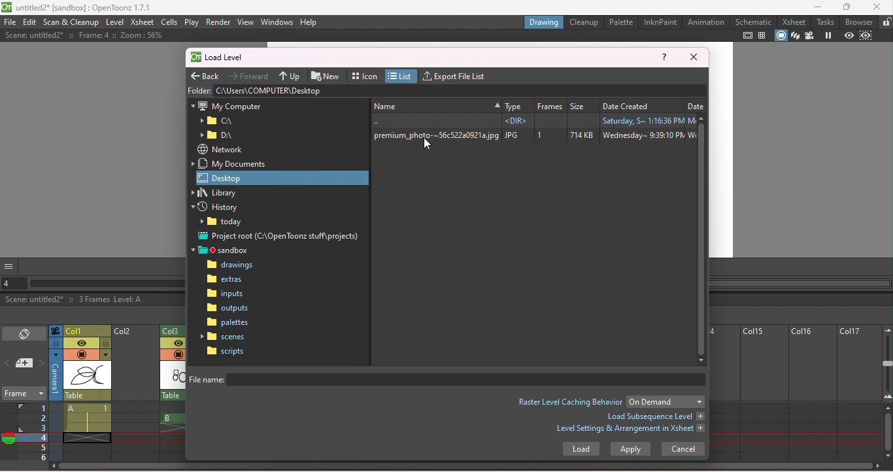 This screenshot has height=472, width=893. Describe the element at coordinates (460, 90) in the screenshot. I see `address bar` at that location.